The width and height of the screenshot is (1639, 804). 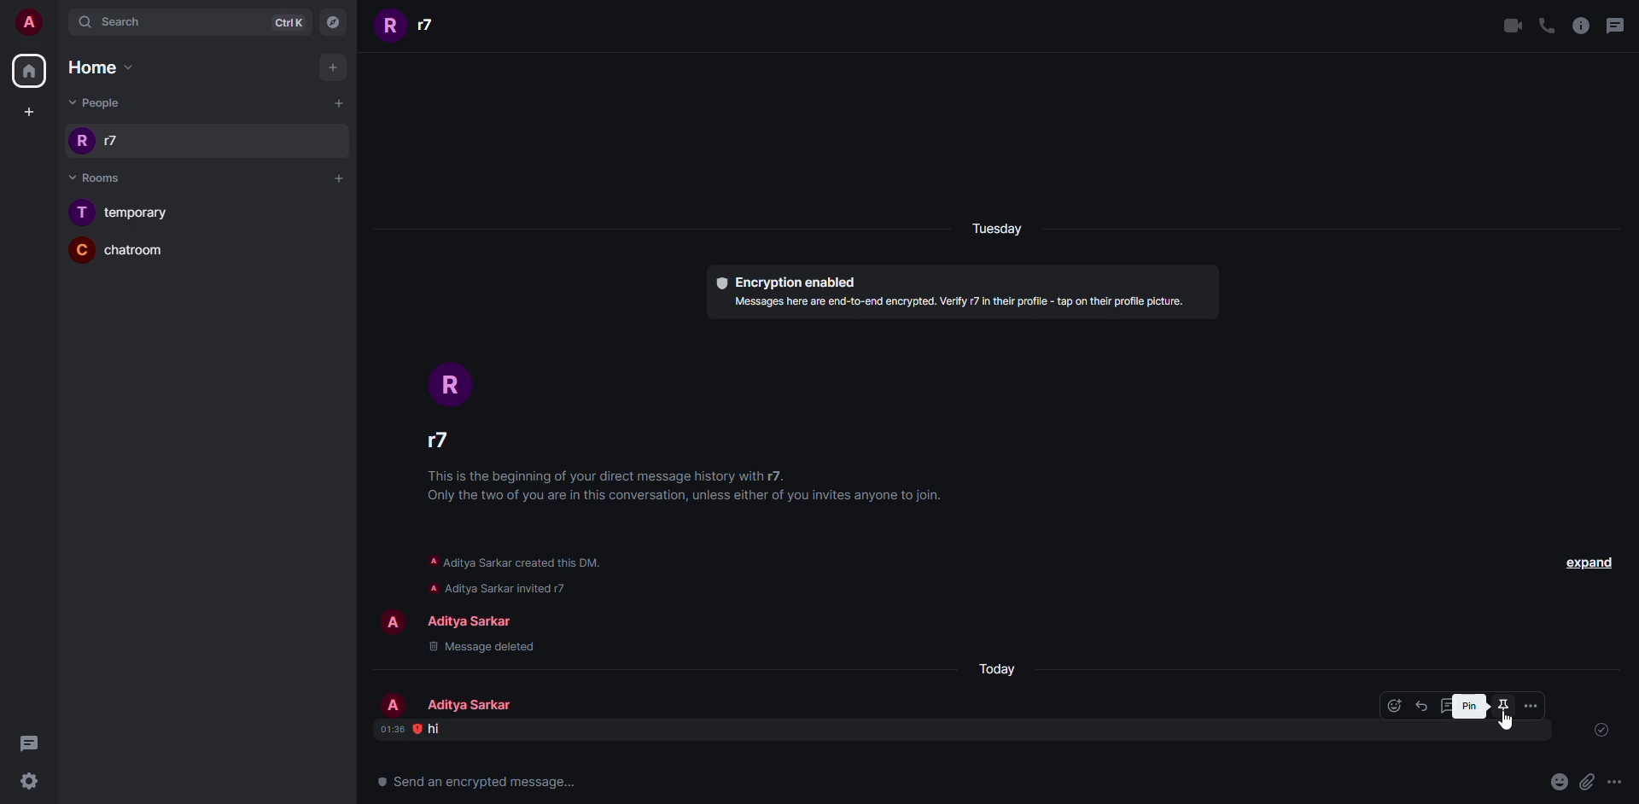 What do you see at coordinates (394, 704) in the screenshot?
I see `profile` at bounding box center [394, 704].